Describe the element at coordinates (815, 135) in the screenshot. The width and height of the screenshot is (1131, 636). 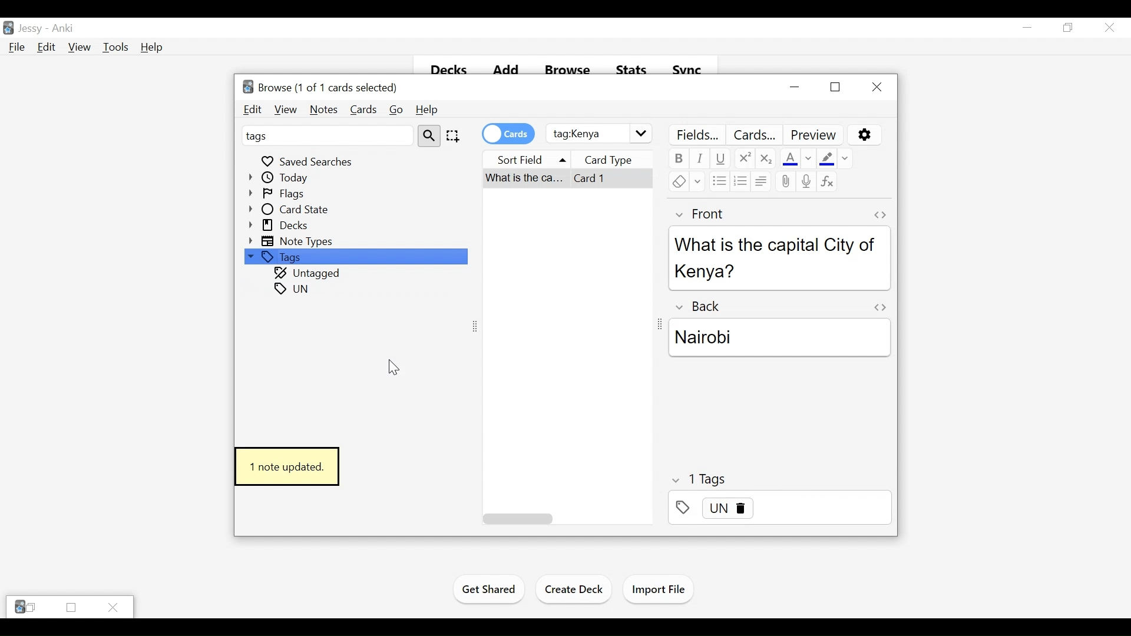
I see `Preview Selected Card` at that location.